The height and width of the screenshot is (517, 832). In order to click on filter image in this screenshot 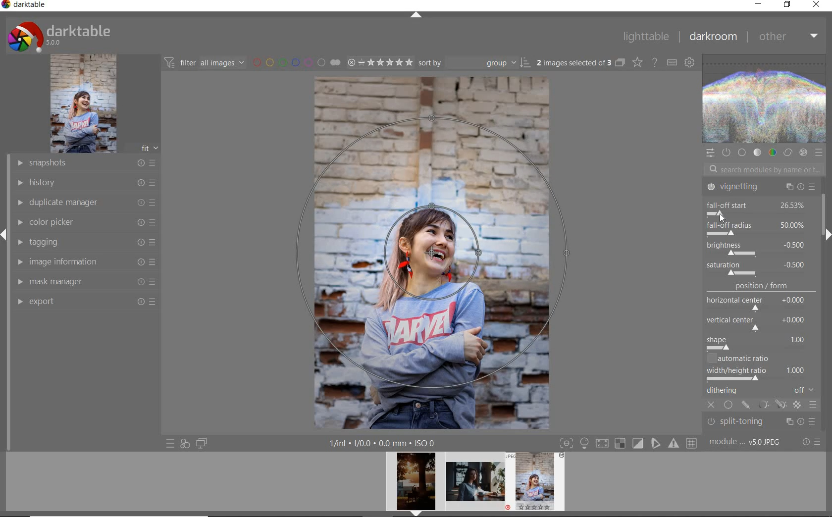, I will do `click(204, 62)`.